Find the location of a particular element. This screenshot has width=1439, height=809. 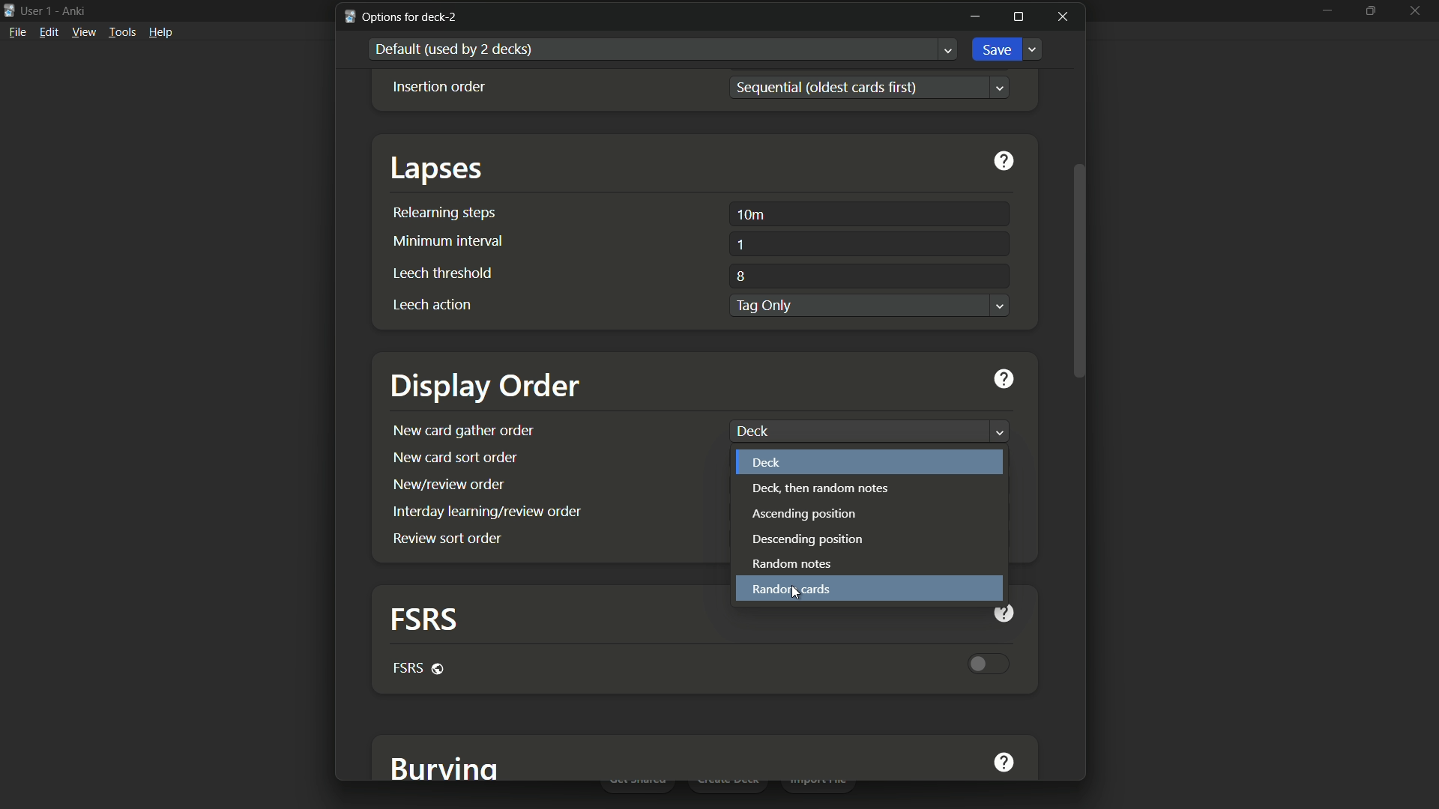

get help is located at coordinates (1010, 612).